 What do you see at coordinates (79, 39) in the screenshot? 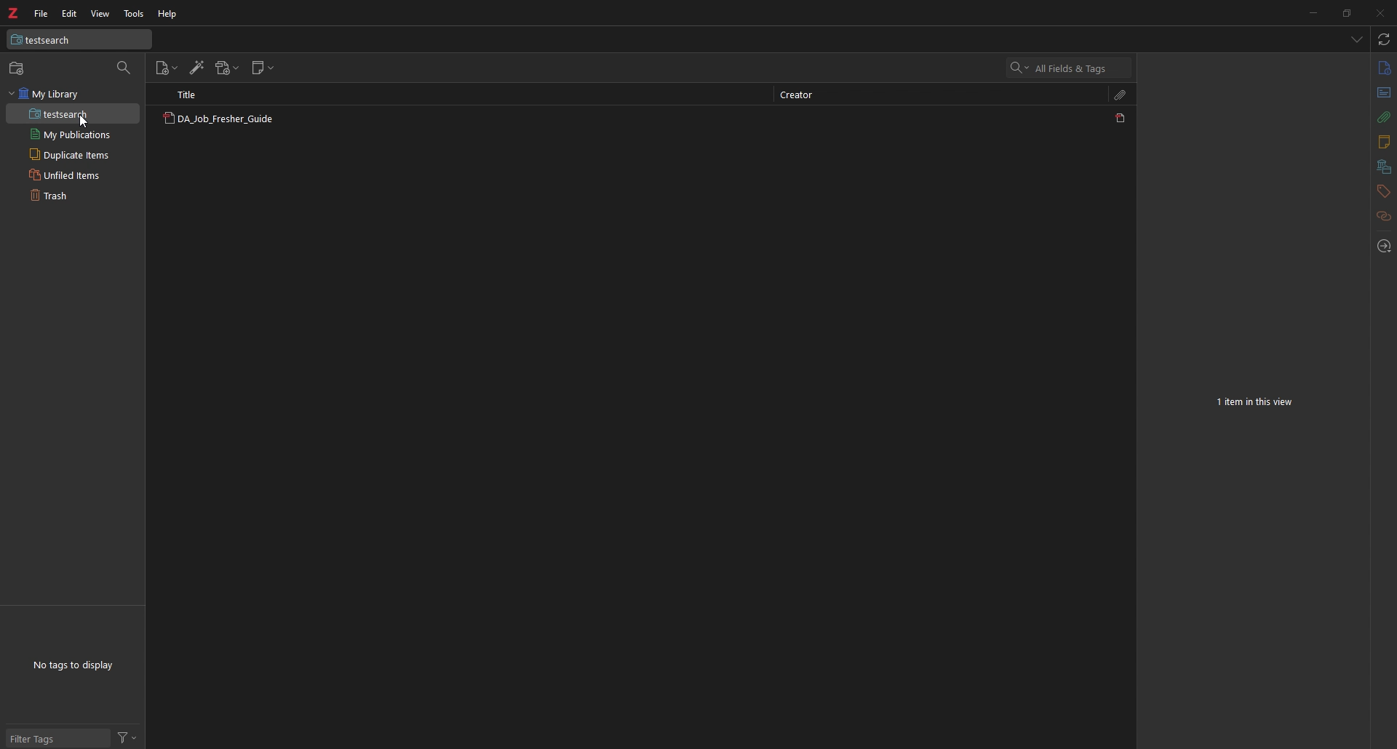
I see `test search` at bounding box center [79, 39].